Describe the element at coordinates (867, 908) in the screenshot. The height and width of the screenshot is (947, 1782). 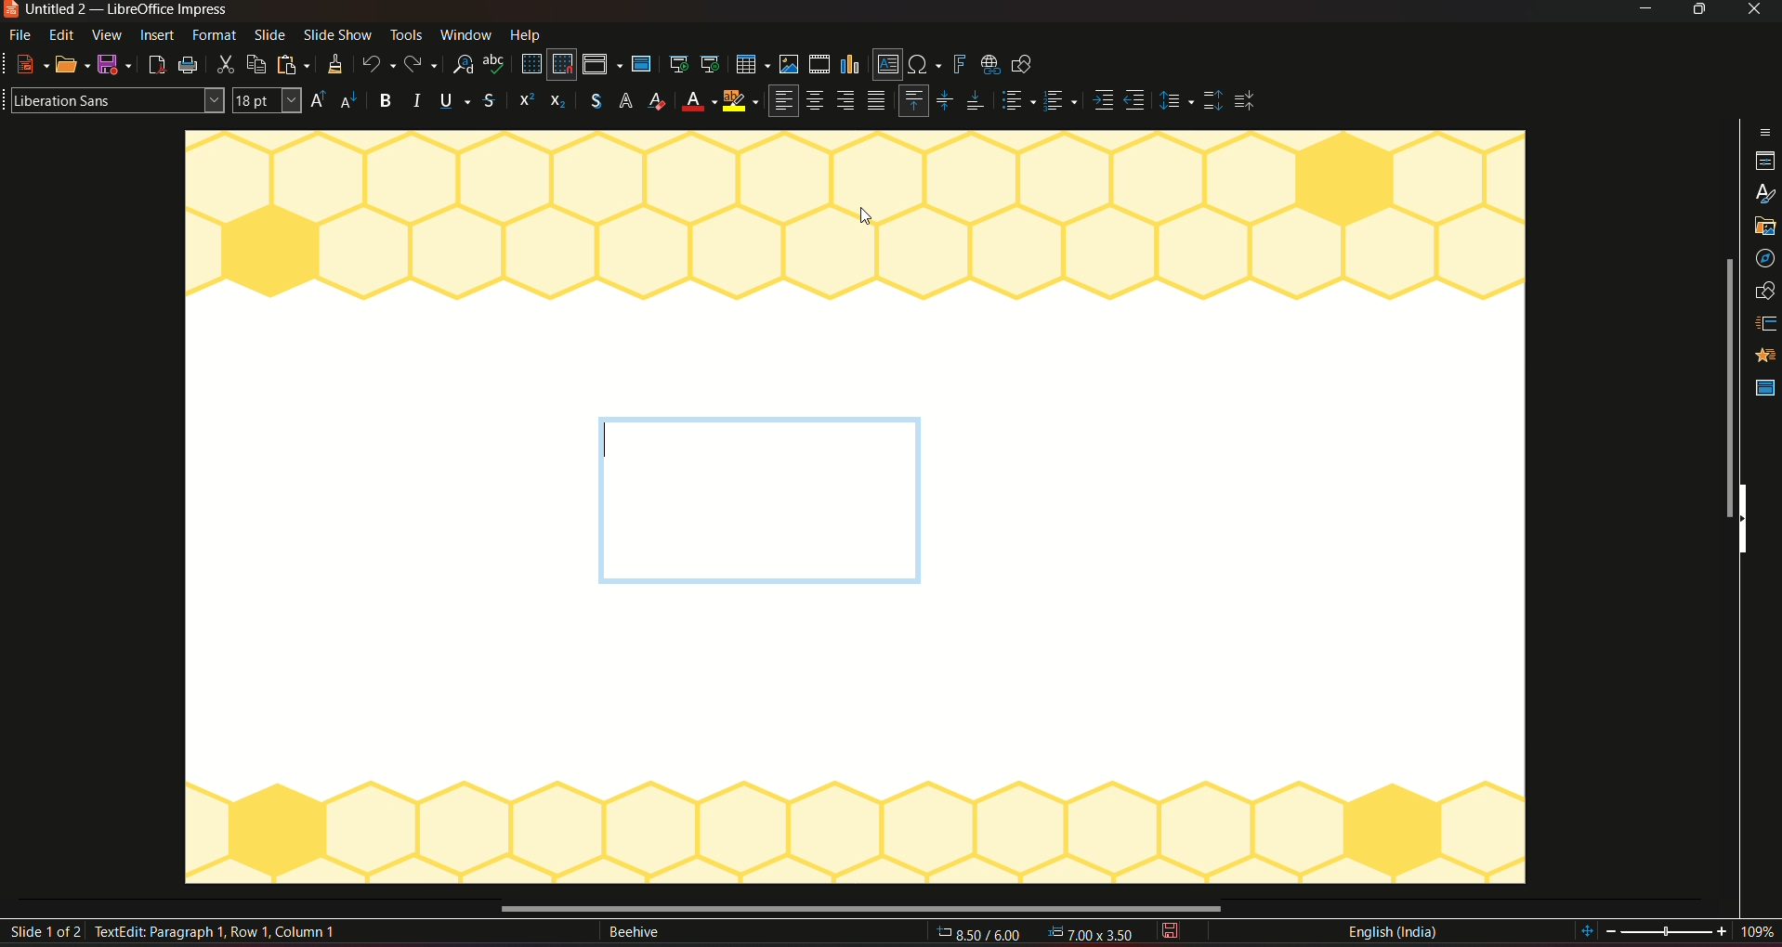
I see `horizontal scrollbar` at that location.